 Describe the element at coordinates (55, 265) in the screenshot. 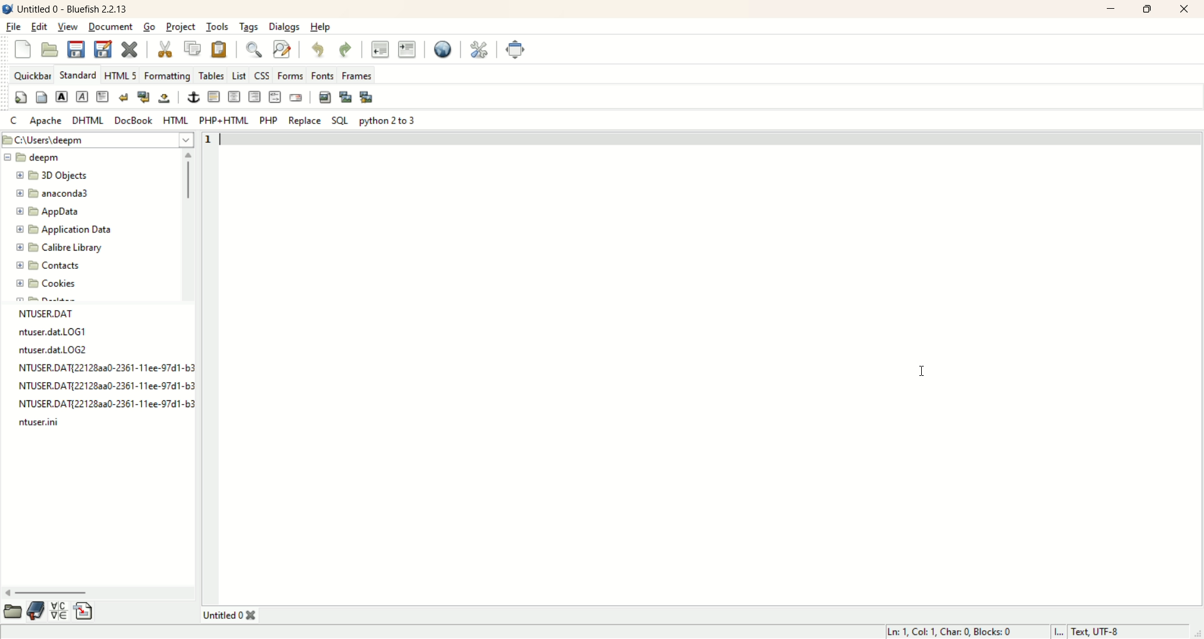

I see `contacts` at that location.